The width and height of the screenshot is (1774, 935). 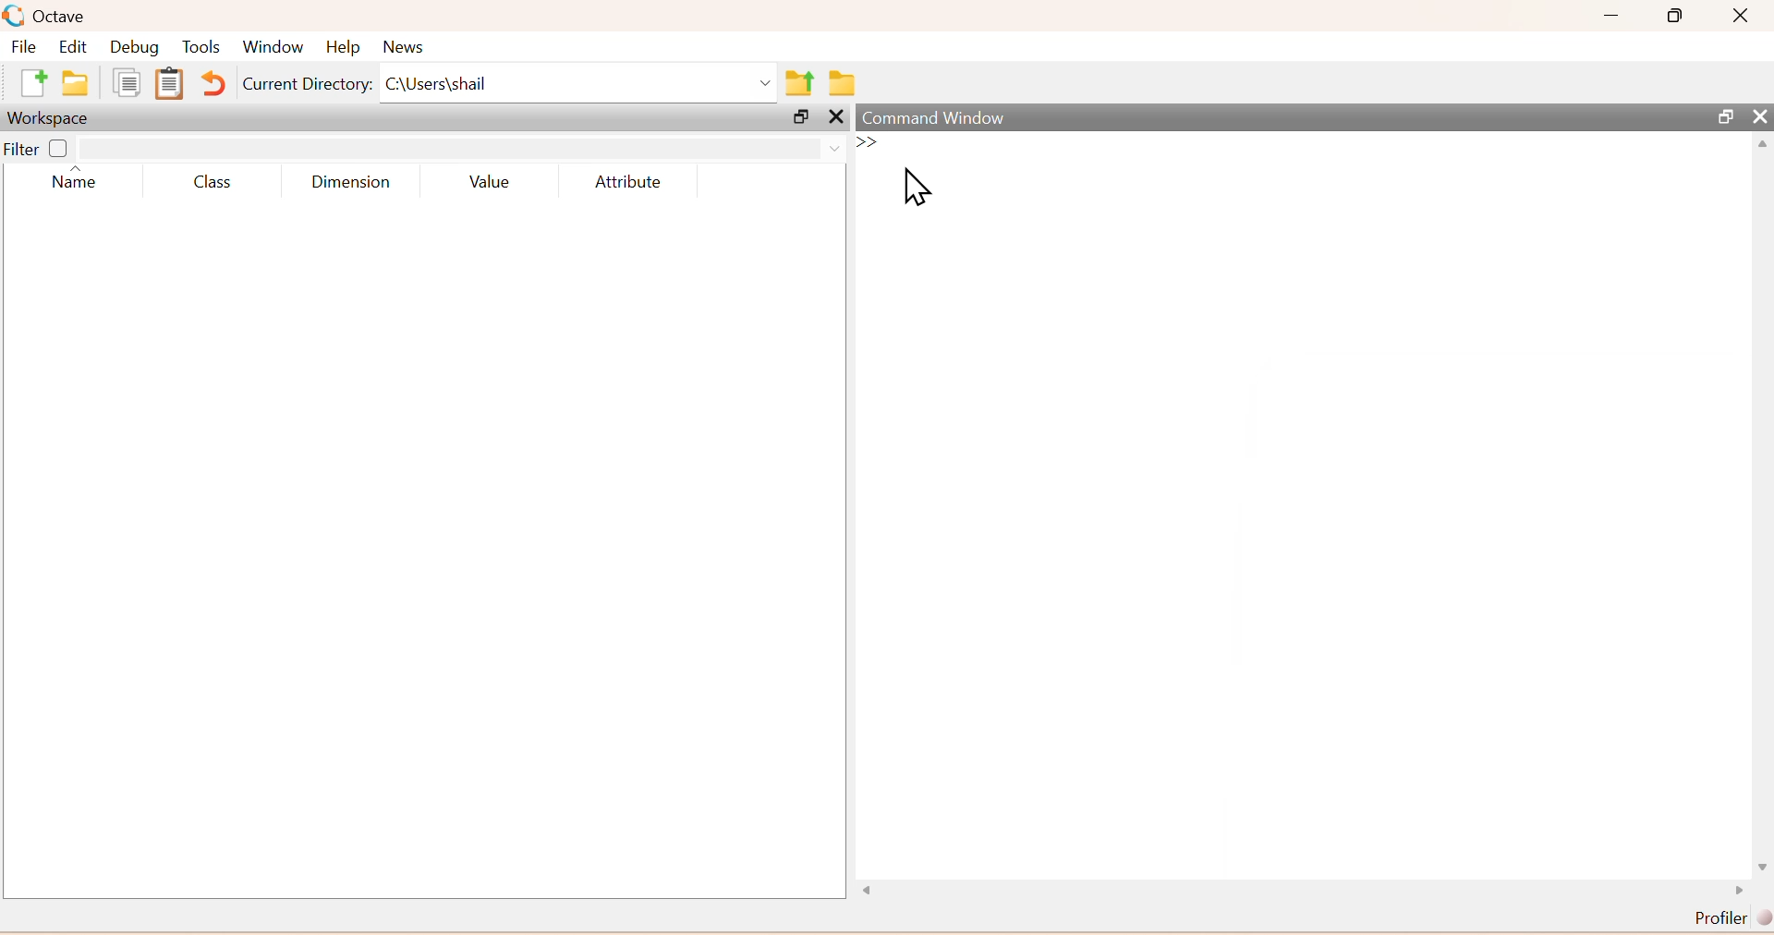 What do you see at coordinates (802, 84) in the screenshot?
I see `one directory up` at bounding box center [802, 84].